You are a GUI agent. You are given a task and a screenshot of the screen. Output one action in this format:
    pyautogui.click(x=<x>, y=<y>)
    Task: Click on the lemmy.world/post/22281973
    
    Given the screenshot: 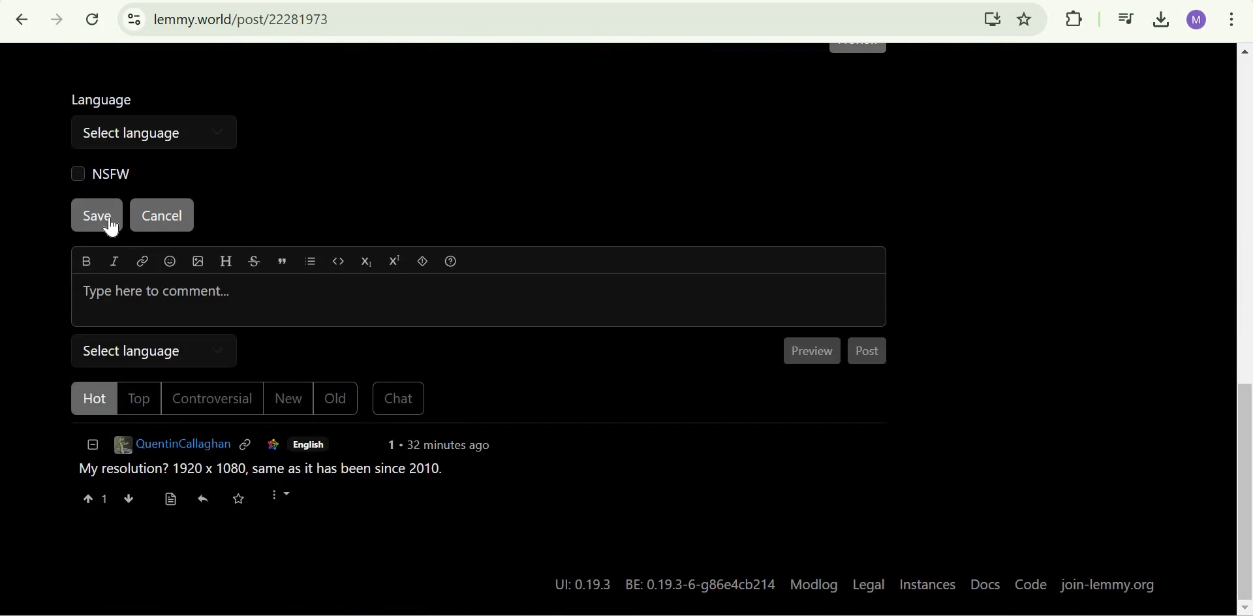 What is the action you would take?
    pyautogui.click(x=244, y=19)
    